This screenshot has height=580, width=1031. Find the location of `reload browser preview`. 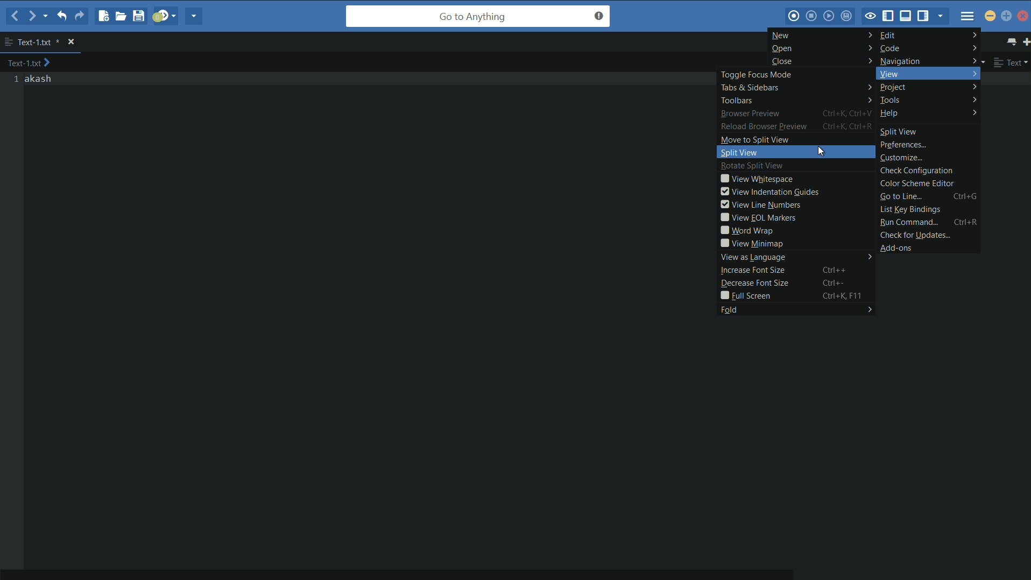

reload browser preview is located at coordinates (796, 126).